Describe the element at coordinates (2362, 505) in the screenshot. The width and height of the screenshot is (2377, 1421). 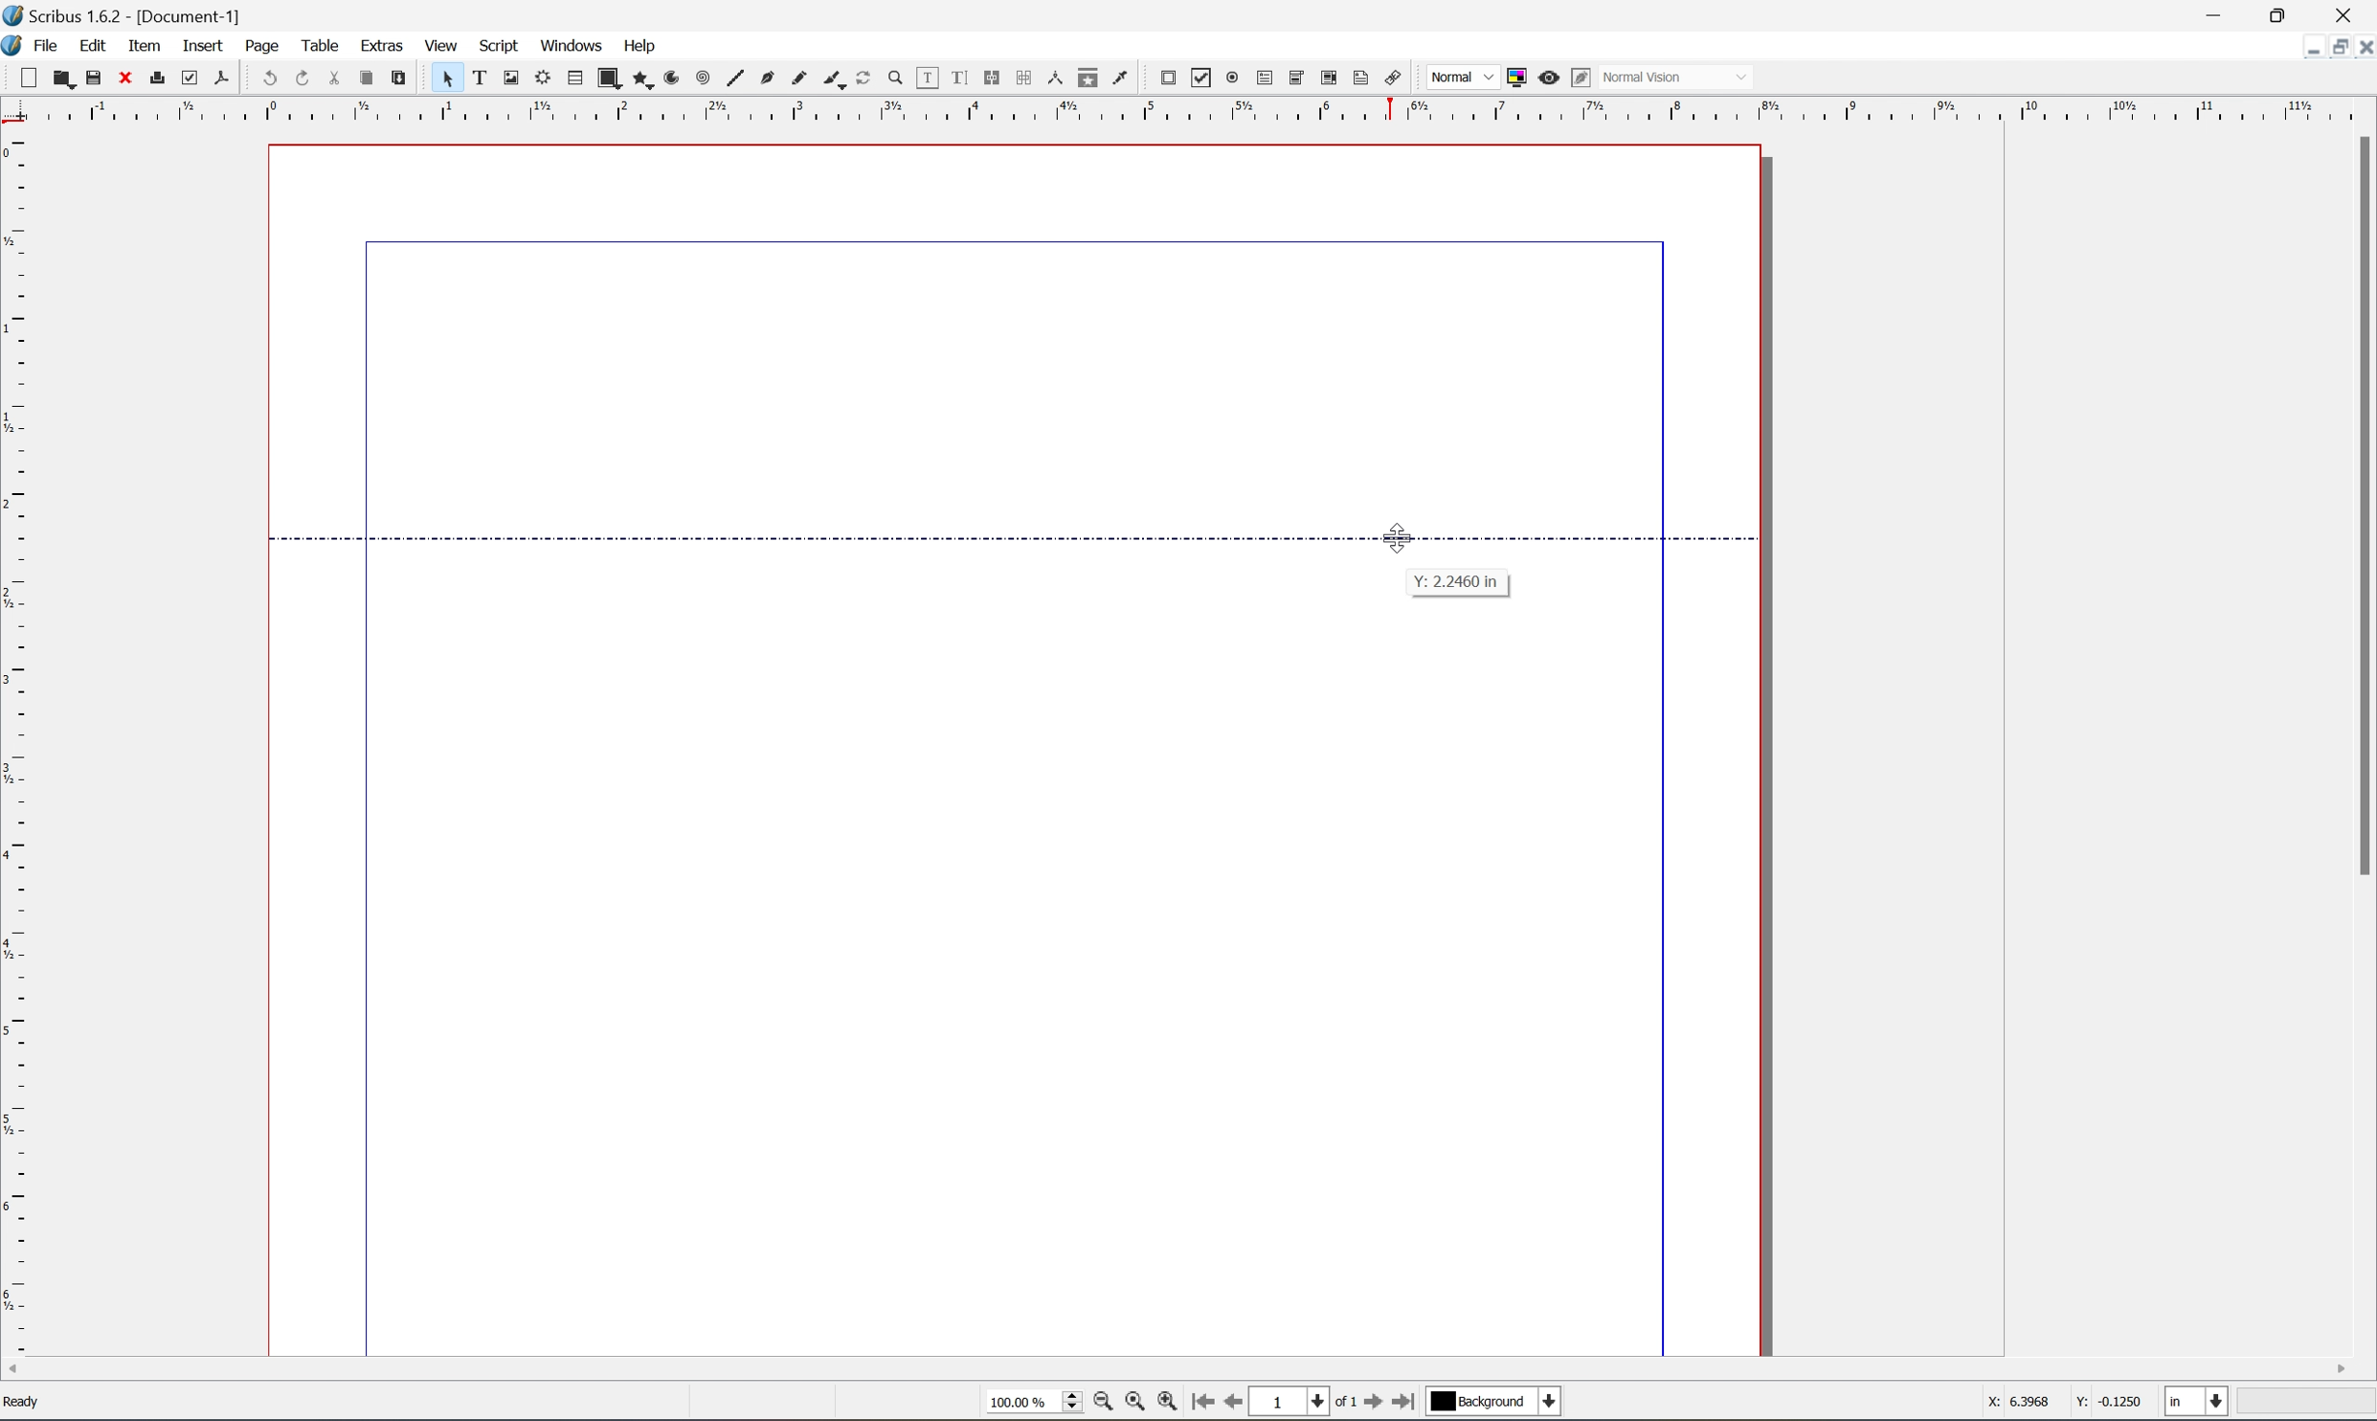
I see `scroll bar` at that location.